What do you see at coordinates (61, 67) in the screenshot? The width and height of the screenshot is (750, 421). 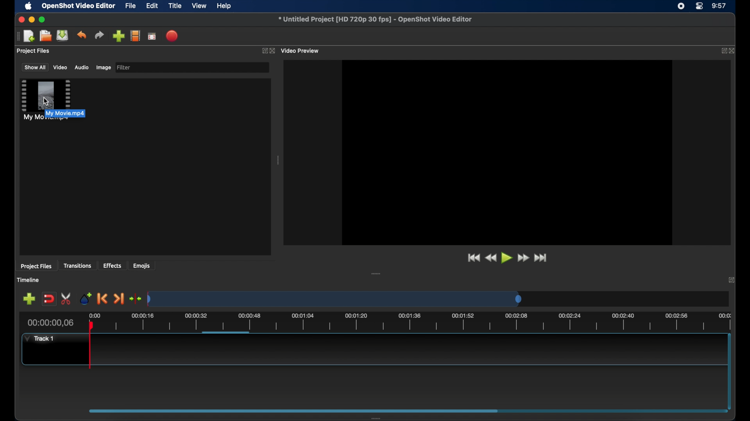 I see `video` at bounding box center [61, 67].